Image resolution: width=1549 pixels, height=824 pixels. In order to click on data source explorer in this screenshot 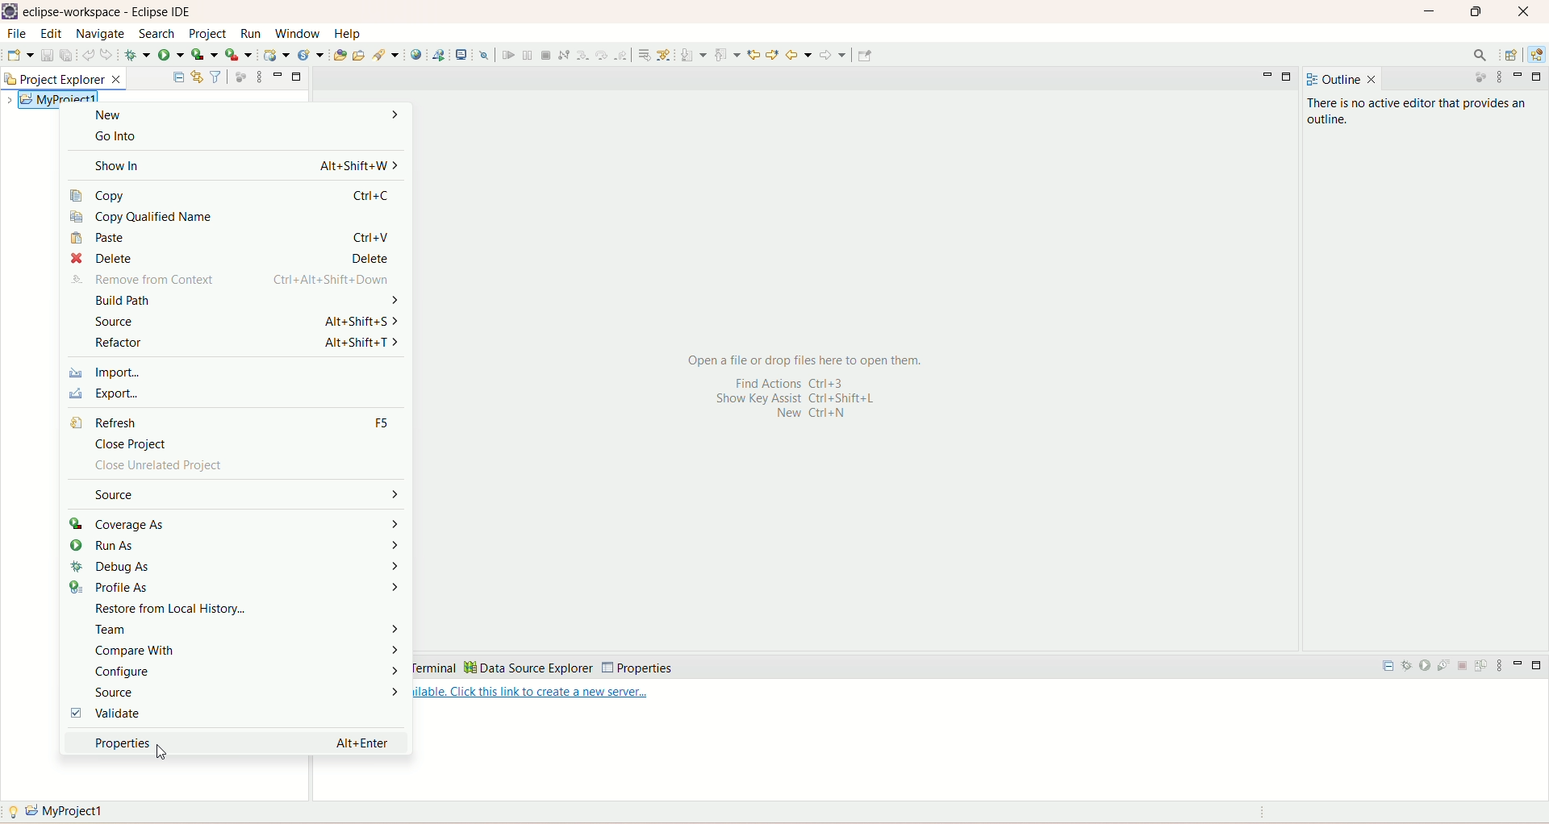, I will do `click(529, 668)`.